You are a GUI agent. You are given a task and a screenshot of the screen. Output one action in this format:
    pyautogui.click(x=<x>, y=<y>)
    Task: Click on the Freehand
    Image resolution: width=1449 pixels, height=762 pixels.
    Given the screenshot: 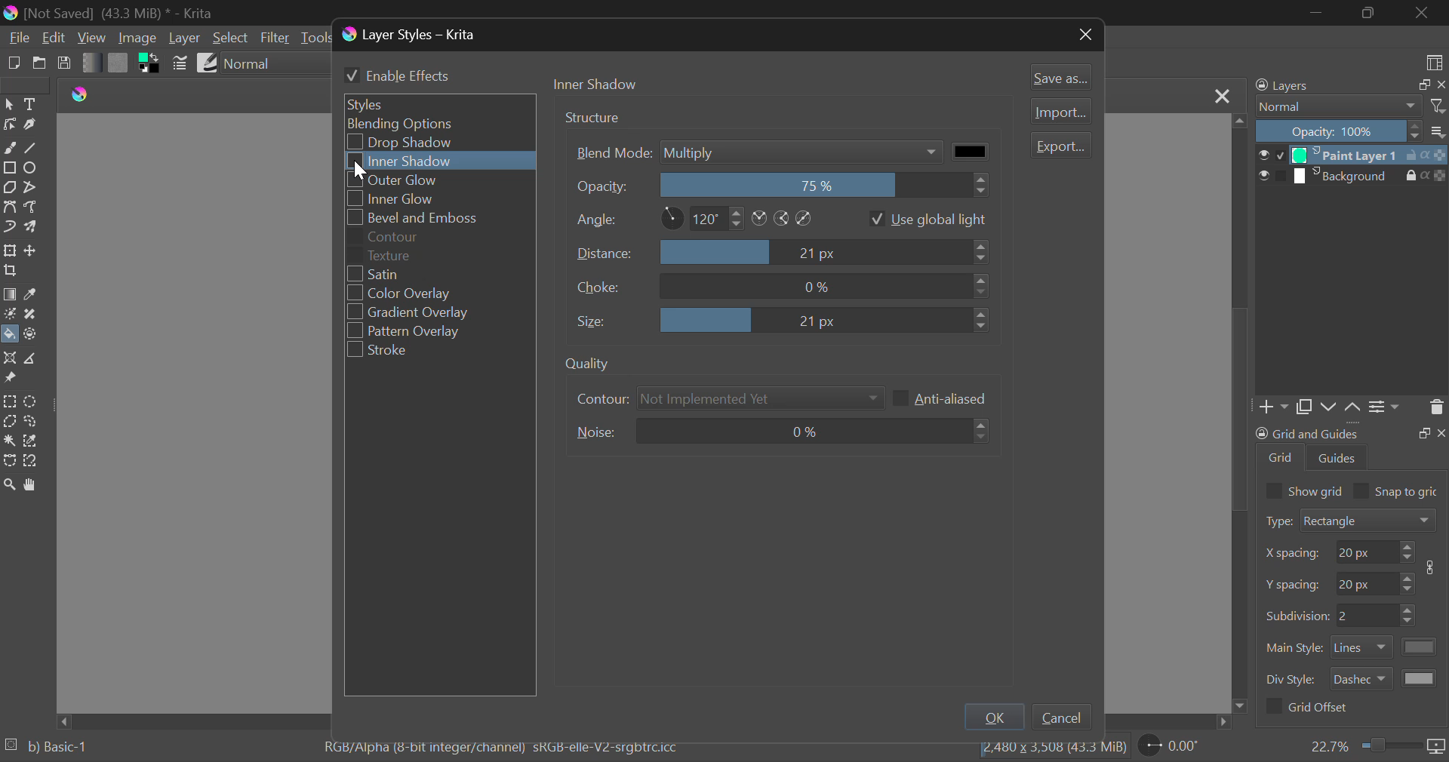 What is the action you would take?
    pyautogui.click(x=11, y=148)
    